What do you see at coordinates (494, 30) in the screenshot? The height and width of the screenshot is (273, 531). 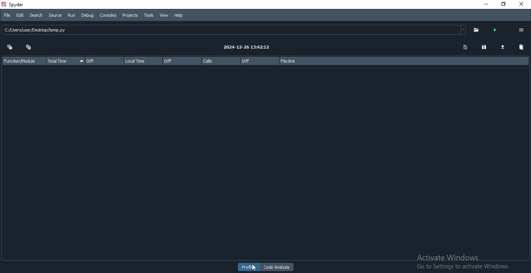 I see `run` at bounding box center [494, 30].